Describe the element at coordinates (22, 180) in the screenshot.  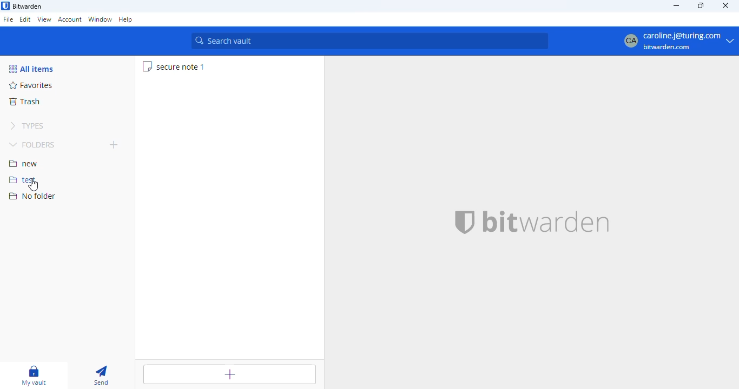
I see `test` at that location.